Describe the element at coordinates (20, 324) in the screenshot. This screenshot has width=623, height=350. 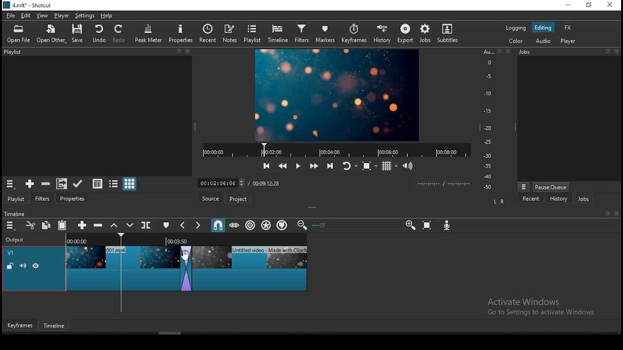
I see `keyframes` at that location.